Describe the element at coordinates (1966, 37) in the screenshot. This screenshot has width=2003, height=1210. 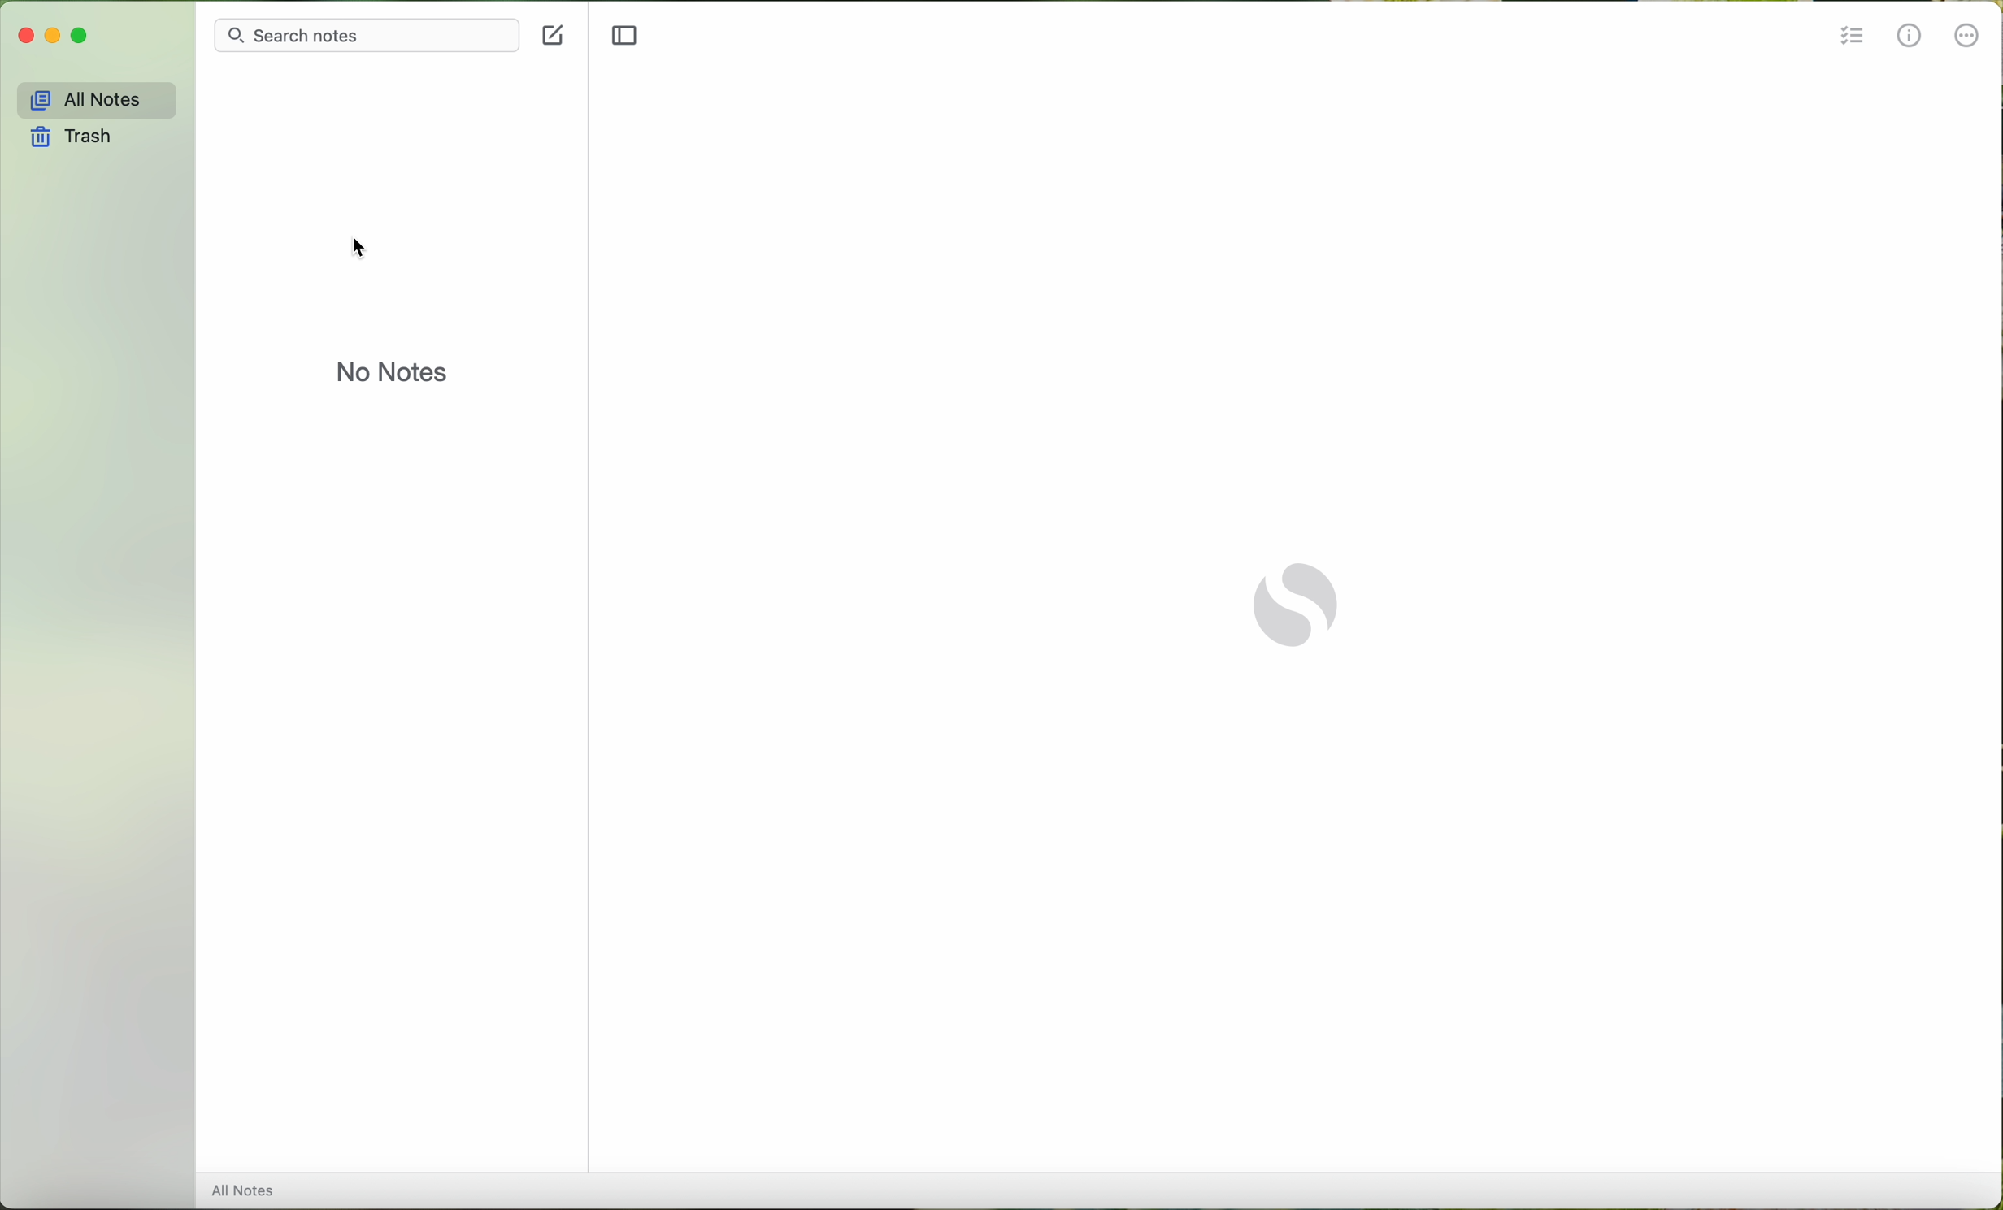
I see `more options` at that location.